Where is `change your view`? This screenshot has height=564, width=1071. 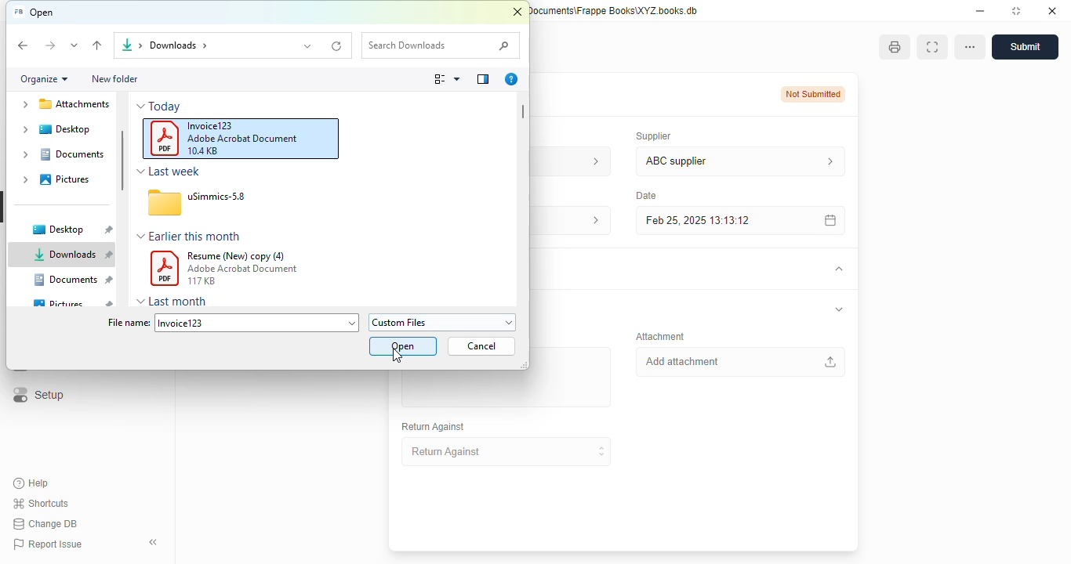 change your view is located at coordinates (448, 79).